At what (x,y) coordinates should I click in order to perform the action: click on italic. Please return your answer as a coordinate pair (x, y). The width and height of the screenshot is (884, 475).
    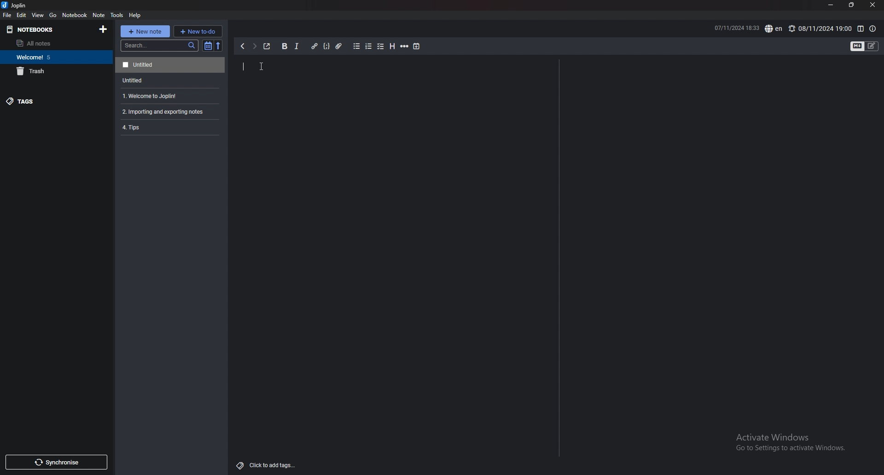
    Looking at the image, I should click on (297, 46).